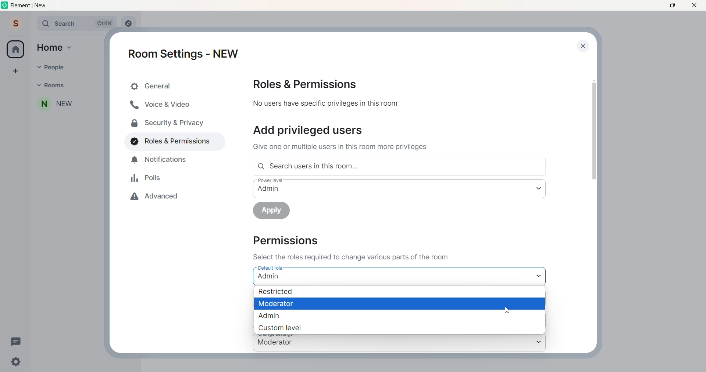 This screenshot has width=706, height=372. I want to click on add users, so click(309, 130).